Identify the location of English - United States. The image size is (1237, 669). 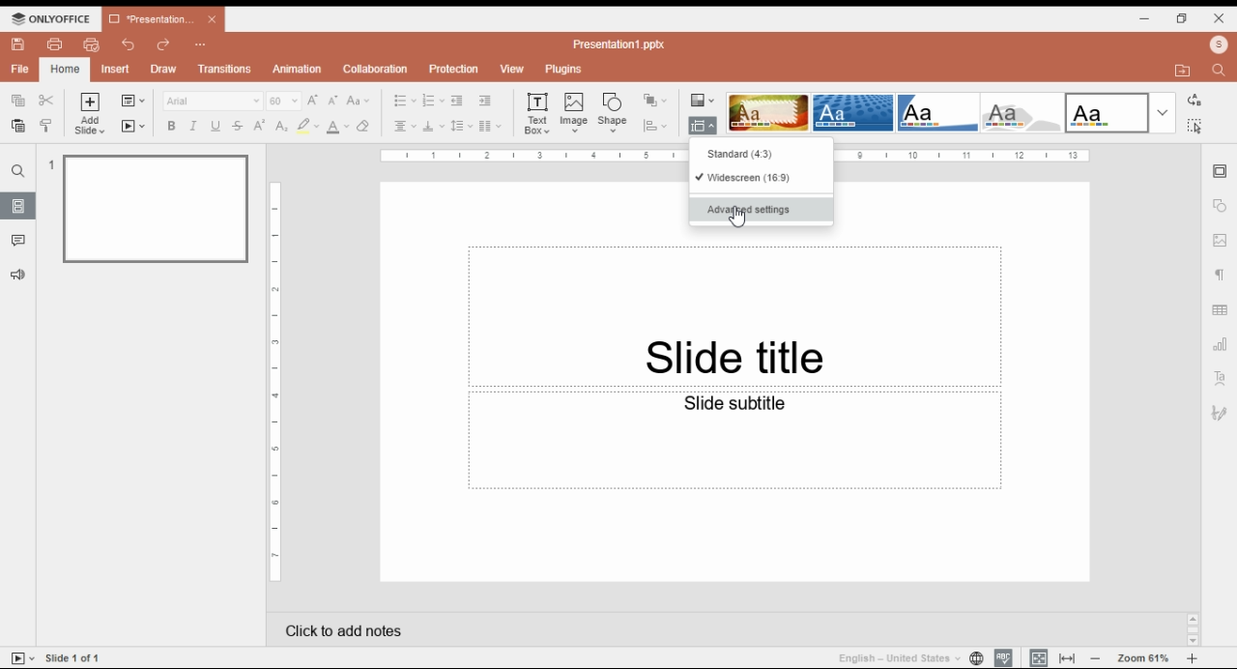
(892, 657).